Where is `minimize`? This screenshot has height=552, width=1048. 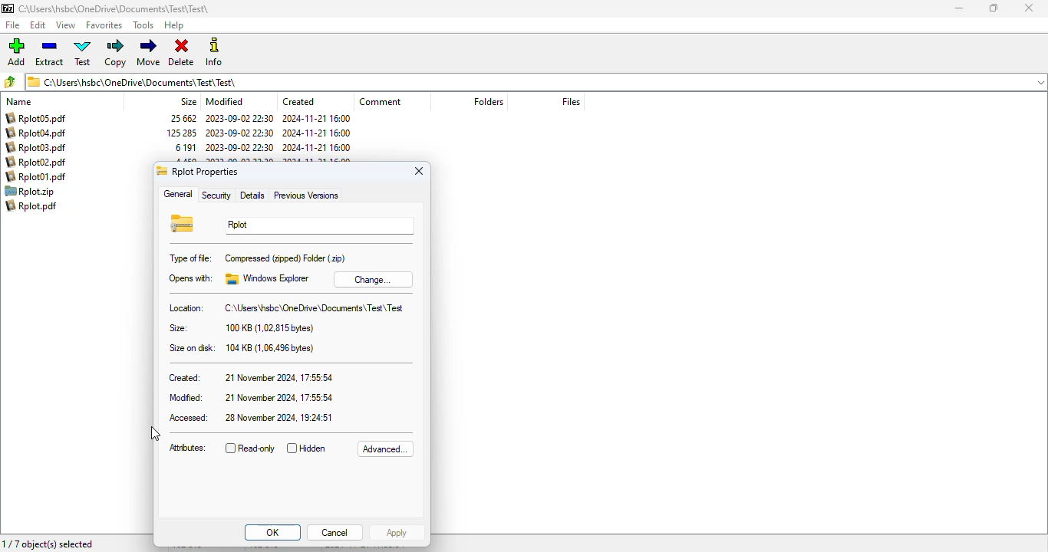 minimize is located at coordinates (959, 8).